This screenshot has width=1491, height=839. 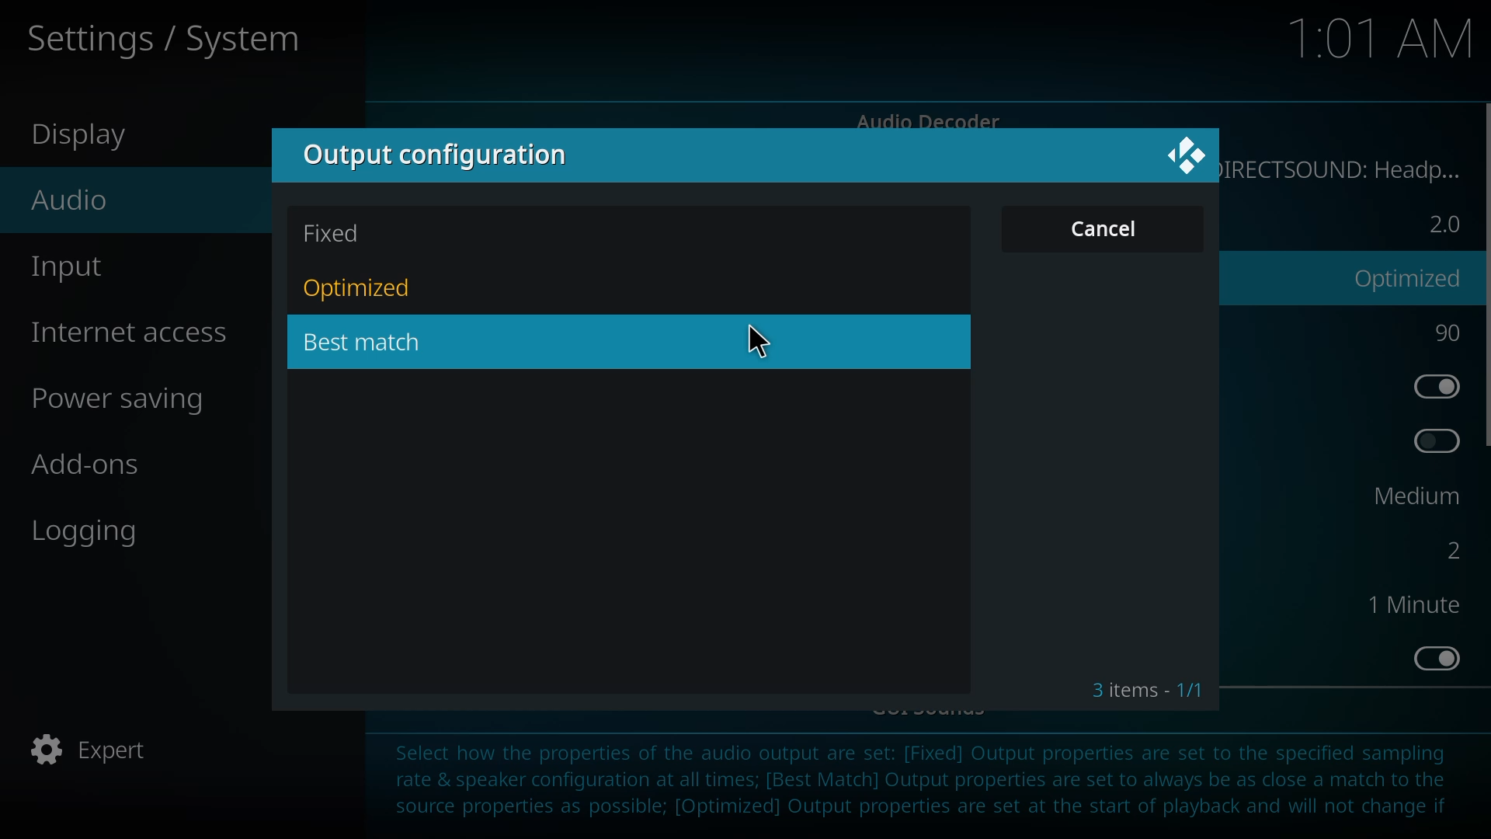 What do you see at coordinates (92, 465) in the screenshot?
I see `add-ons` at bounding box center [92, 465].